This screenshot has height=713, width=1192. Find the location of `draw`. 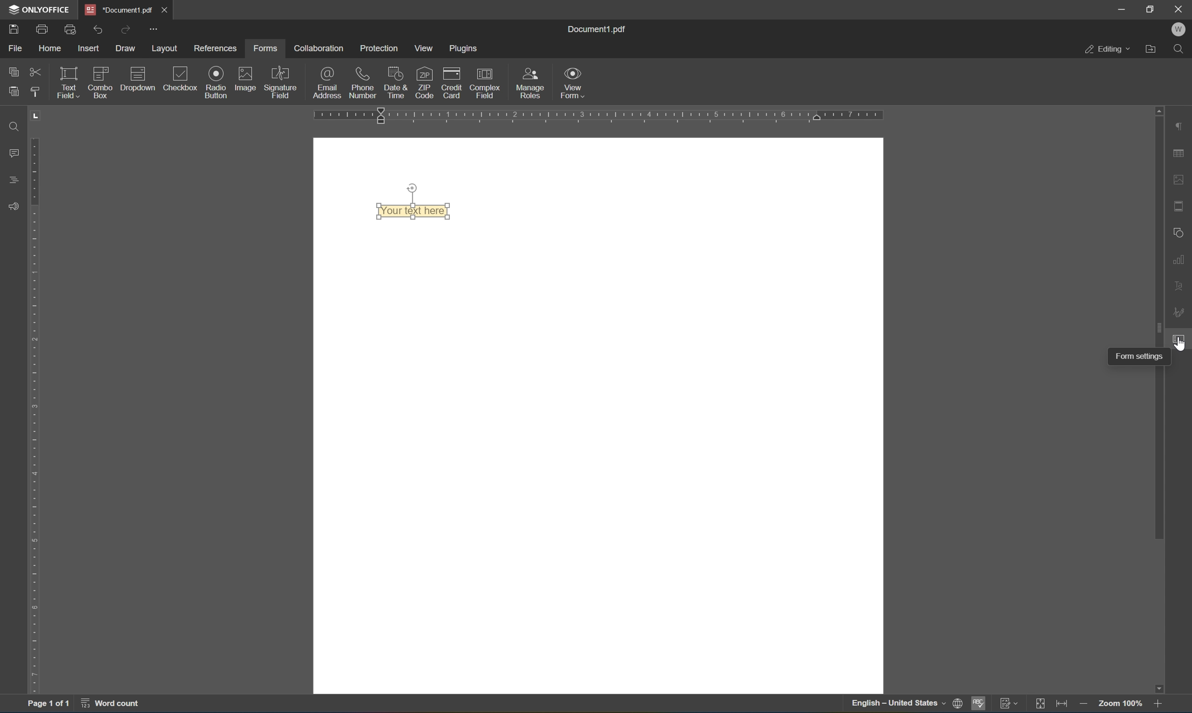

draw is located at coordinates (127, 46).